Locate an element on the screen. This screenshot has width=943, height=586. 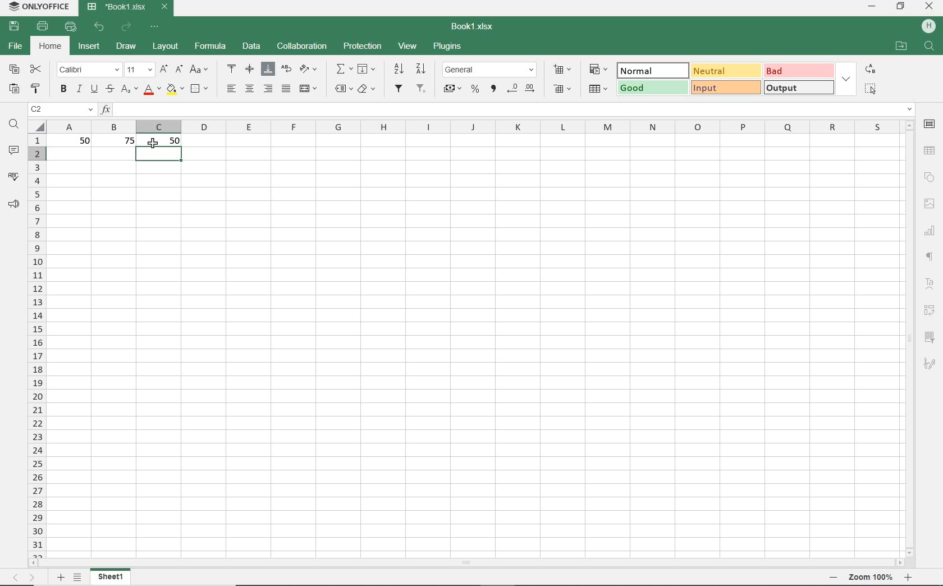
find is located at coordinates (13, 126).